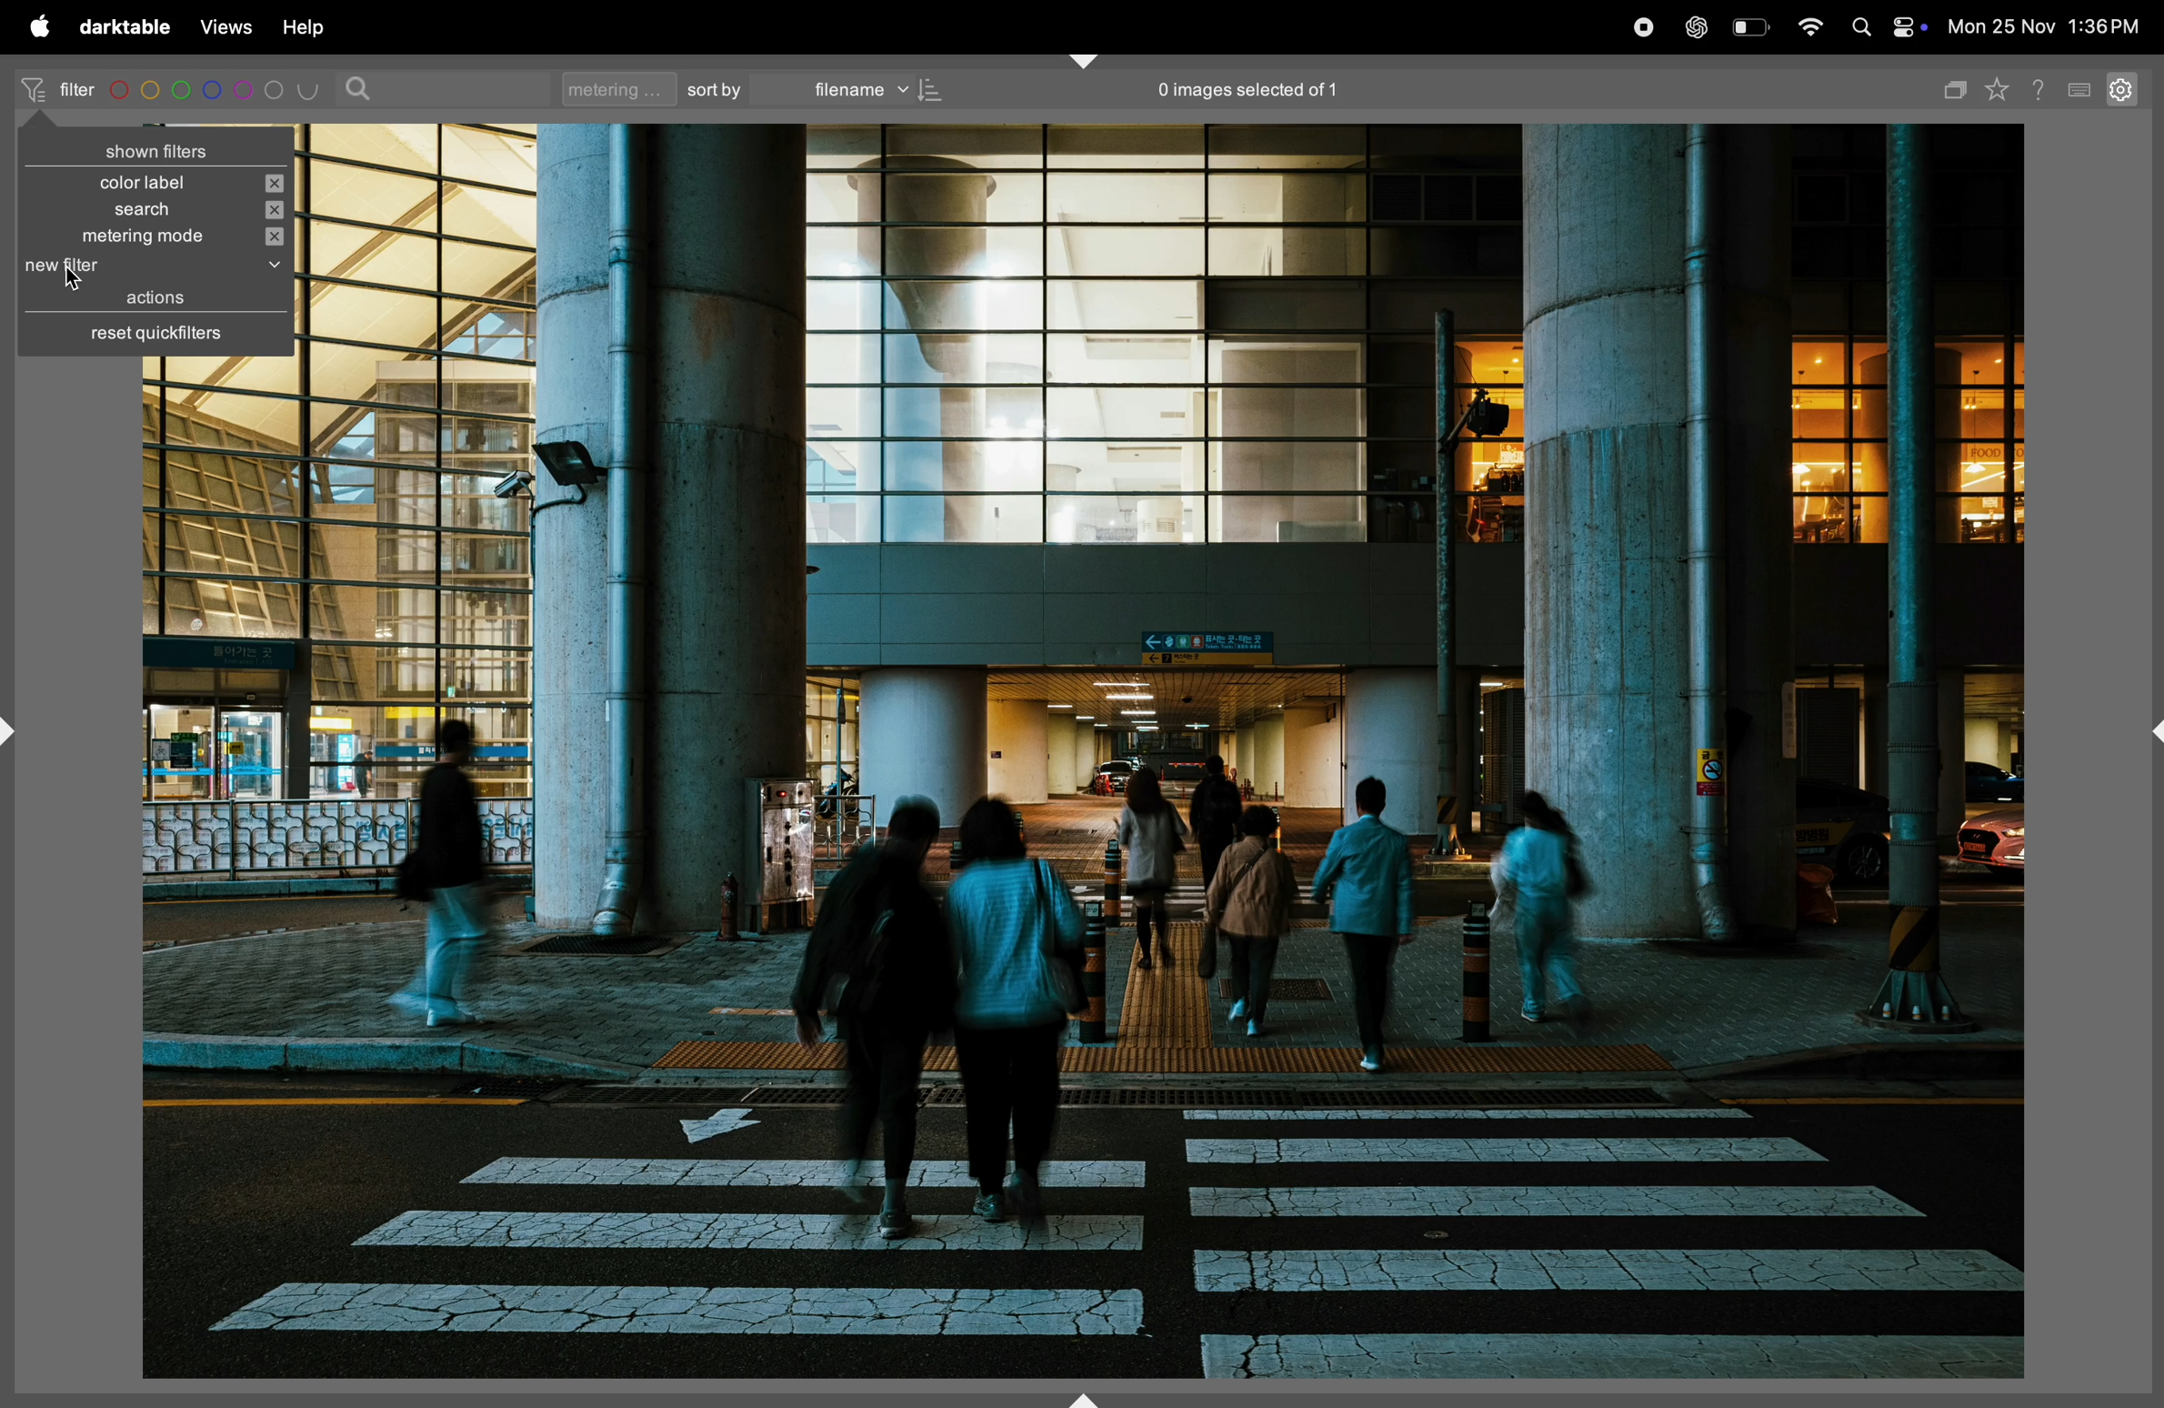 The image size is (2164, 1408). I want to click on favourites, so click(2002, 91).